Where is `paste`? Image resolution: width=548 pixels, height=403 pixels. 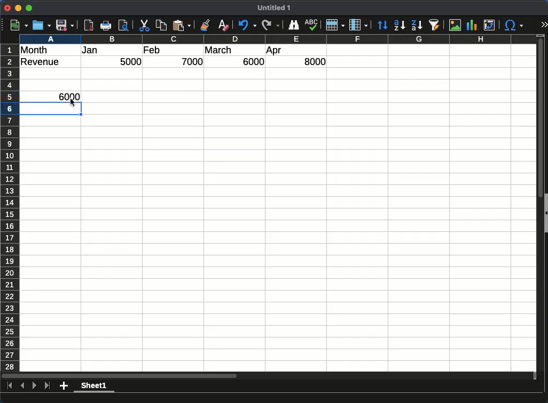
paste is located at coordinates (182, 25).